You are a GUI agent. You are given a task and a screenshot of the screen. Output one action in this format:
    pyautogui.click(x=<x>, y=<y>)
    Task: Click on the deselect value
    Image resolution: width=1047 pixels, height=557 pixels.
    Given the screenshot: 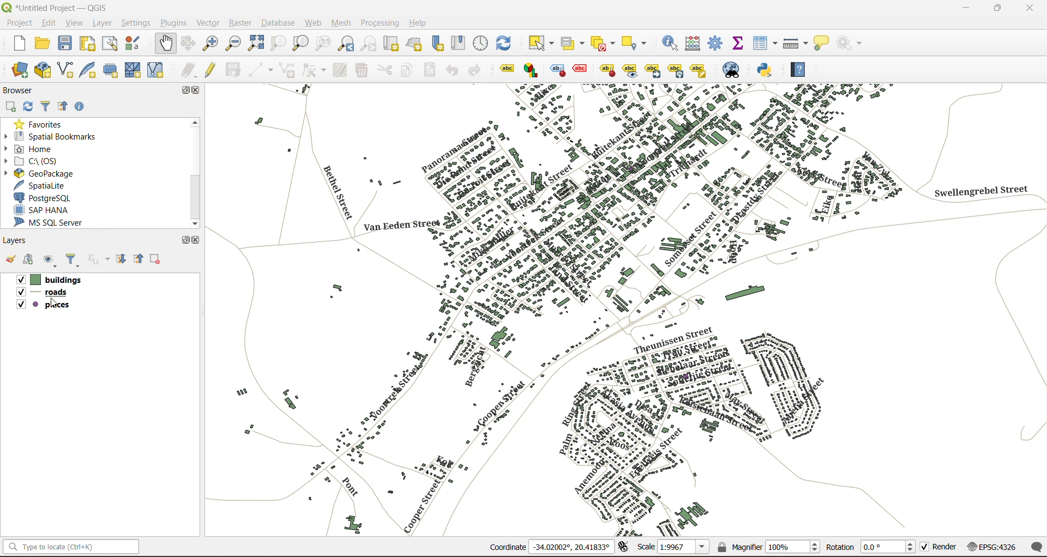 What is the action you would take?
    pyautogui.click(x=607, y=44)
    